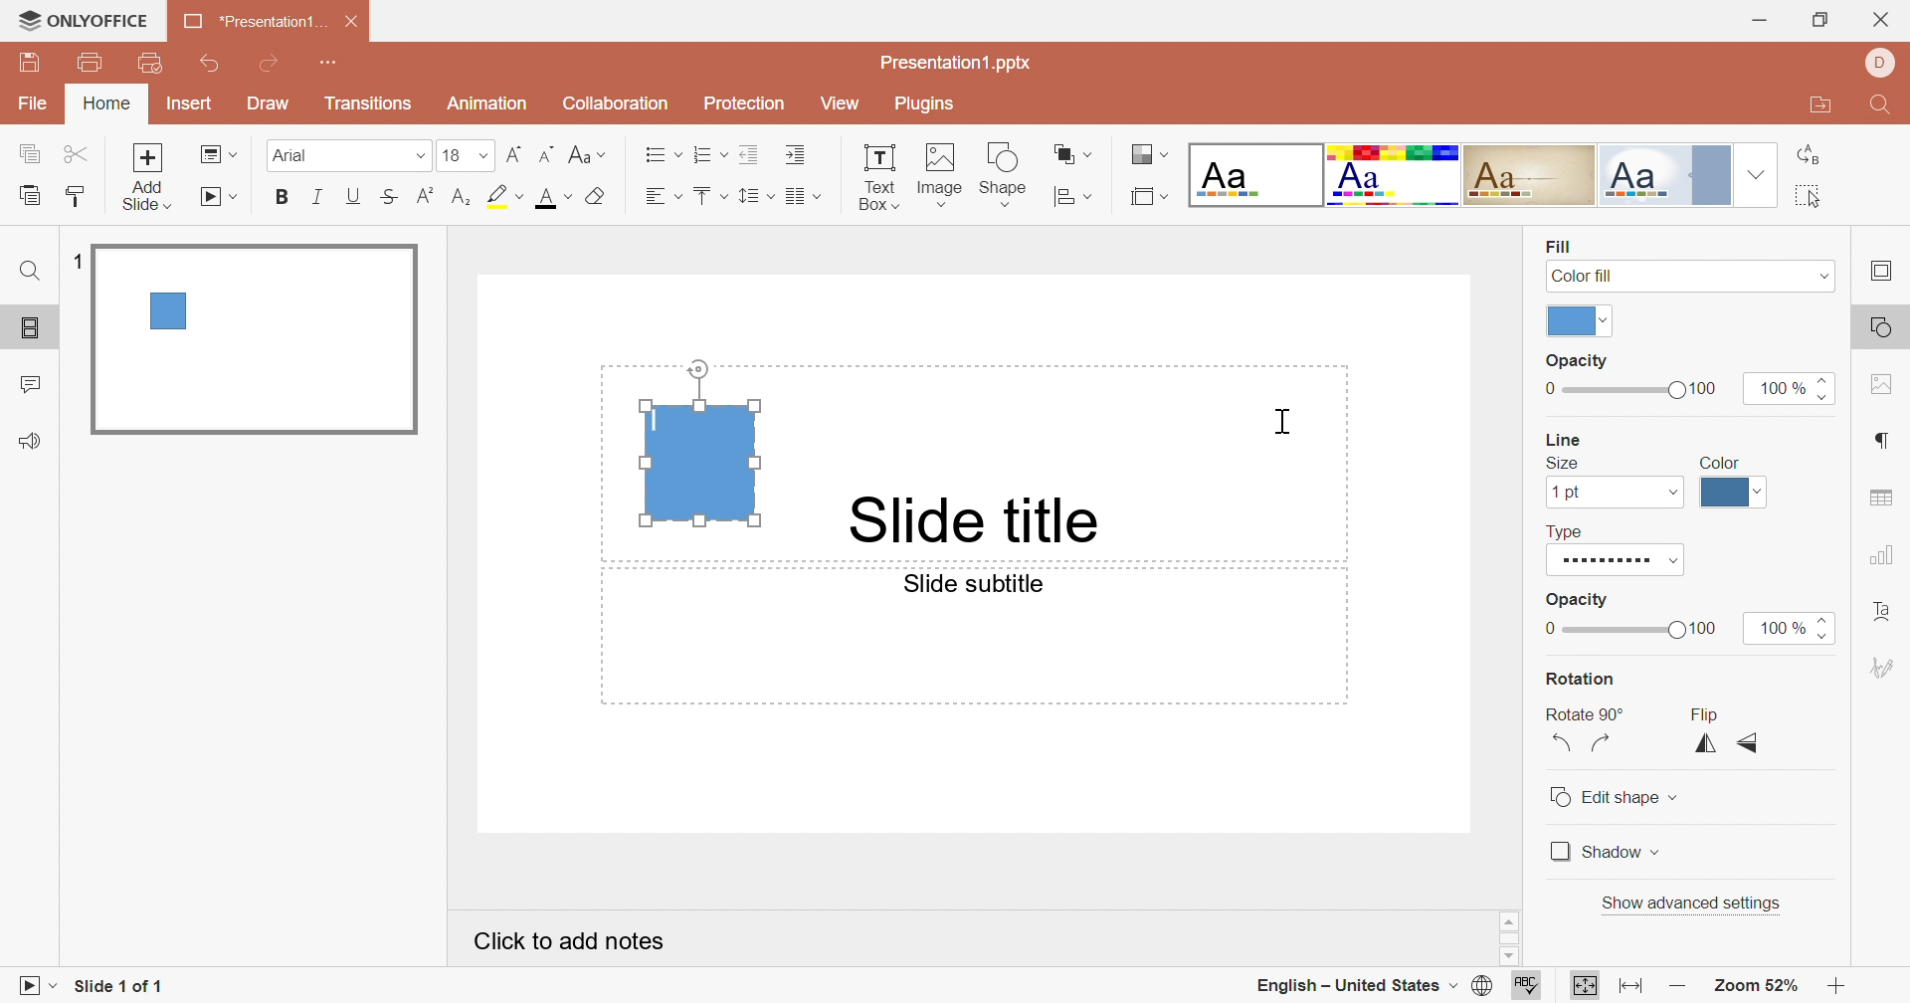 This screenshot has width=1910, height=1003. Describe the element at coordinates (1605, 743) in the screenshot. I see `Rotate 90° clockwise` at that location.